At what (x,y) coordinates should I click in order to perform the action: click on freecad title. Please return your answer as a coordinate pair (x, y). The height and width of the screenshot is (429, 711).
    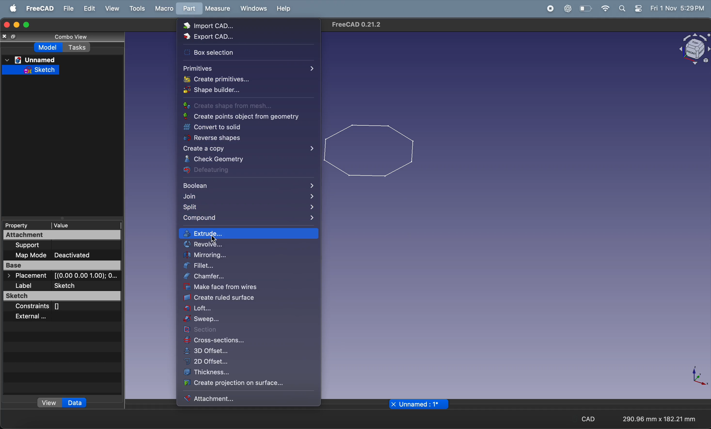
    Looking at the image, I should click on (354, 25).